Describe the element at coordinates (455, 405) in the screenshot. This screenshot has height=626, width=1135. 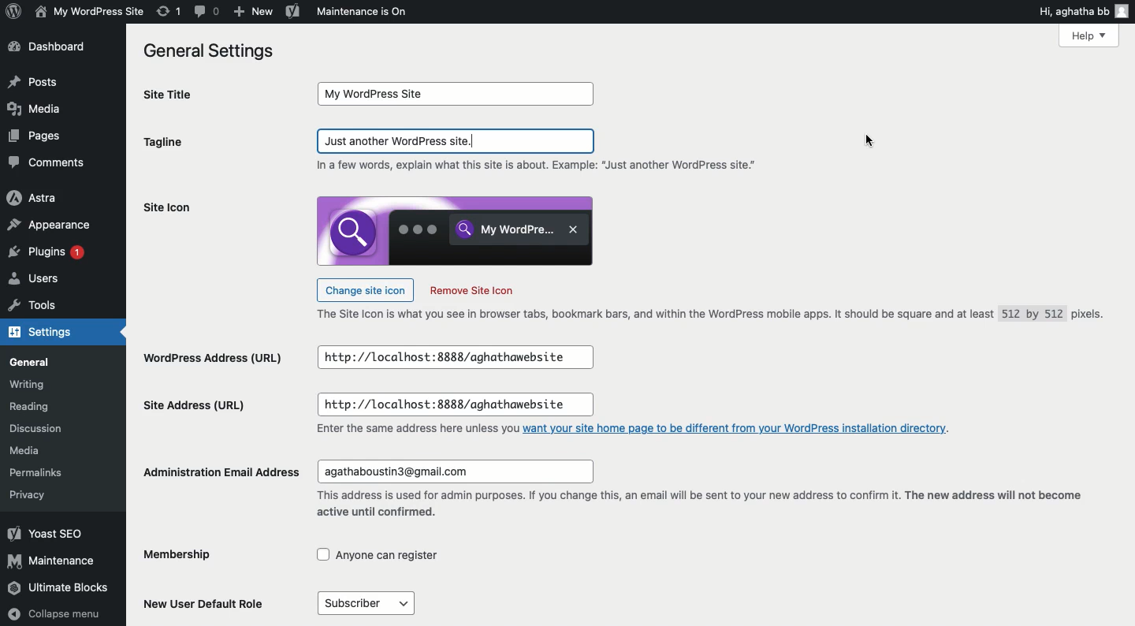
I see `input box` at that location.